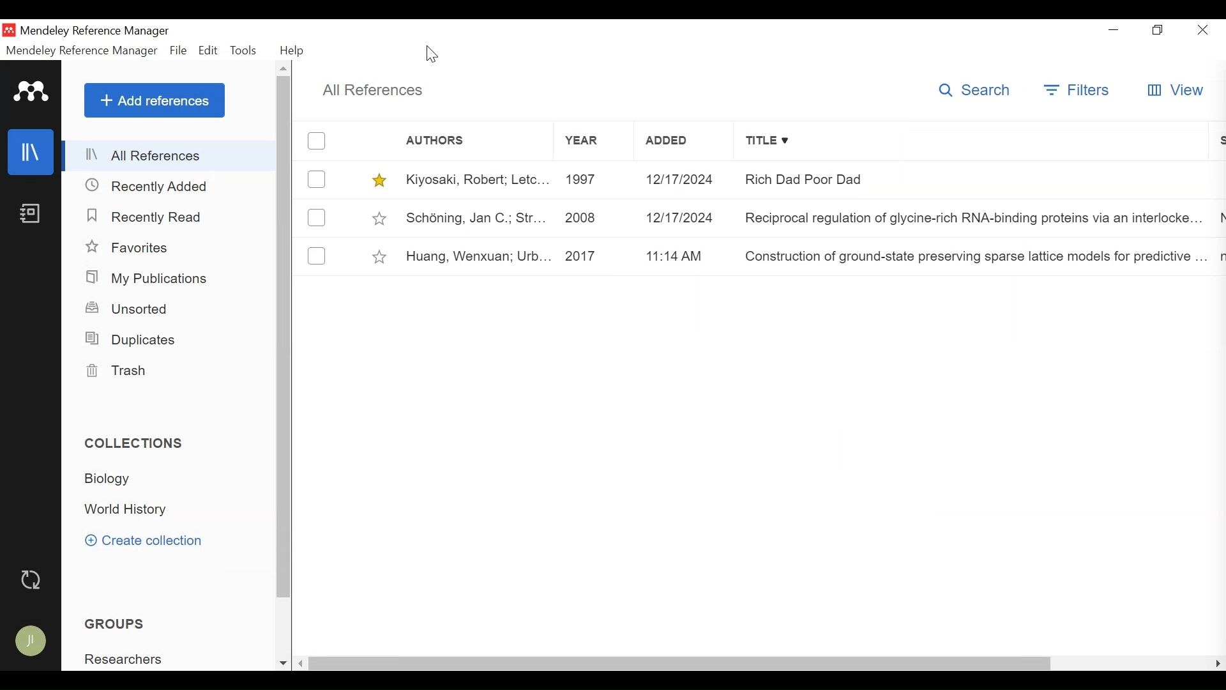 The width and height of the screenshot is (1226, 690). Describe the element at coordinates (32, 214) in the screenshot. I see `Notebook` at that location.